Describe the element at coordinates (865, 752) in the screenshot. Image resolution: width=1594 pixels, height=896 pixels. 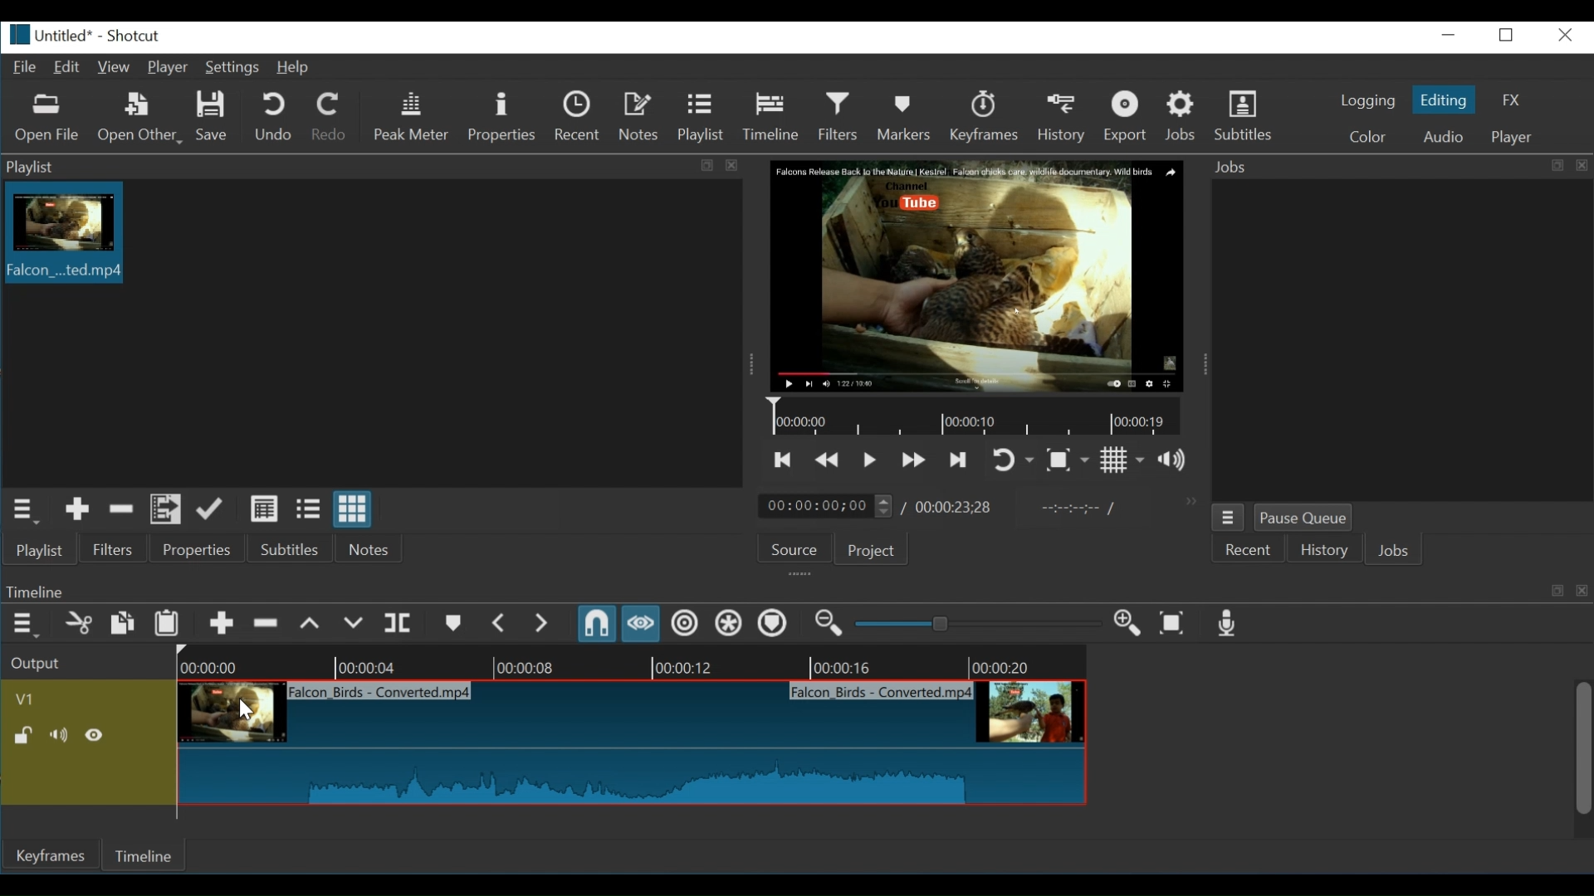
I see `Video clip on timeline` at that location.